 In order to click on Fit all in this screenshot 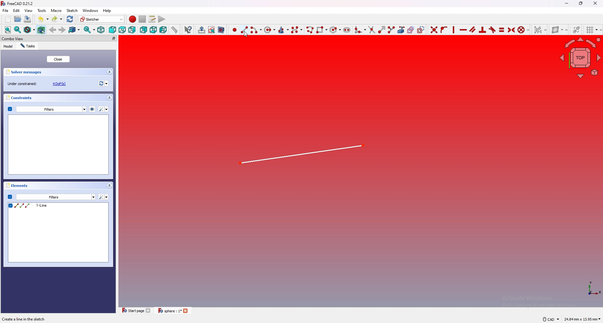, I will do `click(6, 30)`.